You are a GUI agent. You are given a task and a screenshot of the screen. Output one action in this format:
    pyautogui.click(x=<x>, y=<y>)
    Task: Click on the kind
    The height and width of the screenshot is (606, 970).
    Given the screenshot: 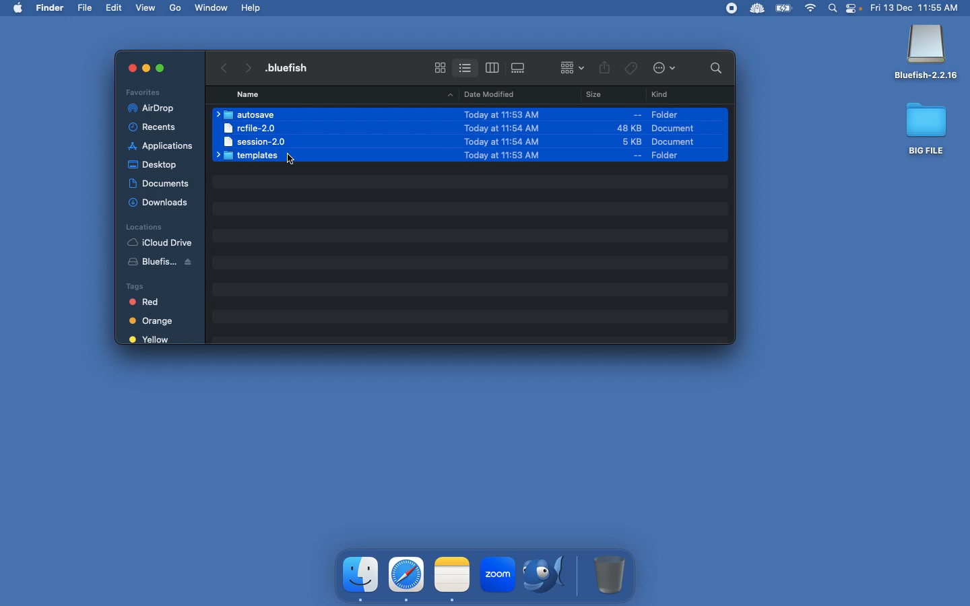 What is the action you would take?
    pyautogui.click(x=663, y=95)
    